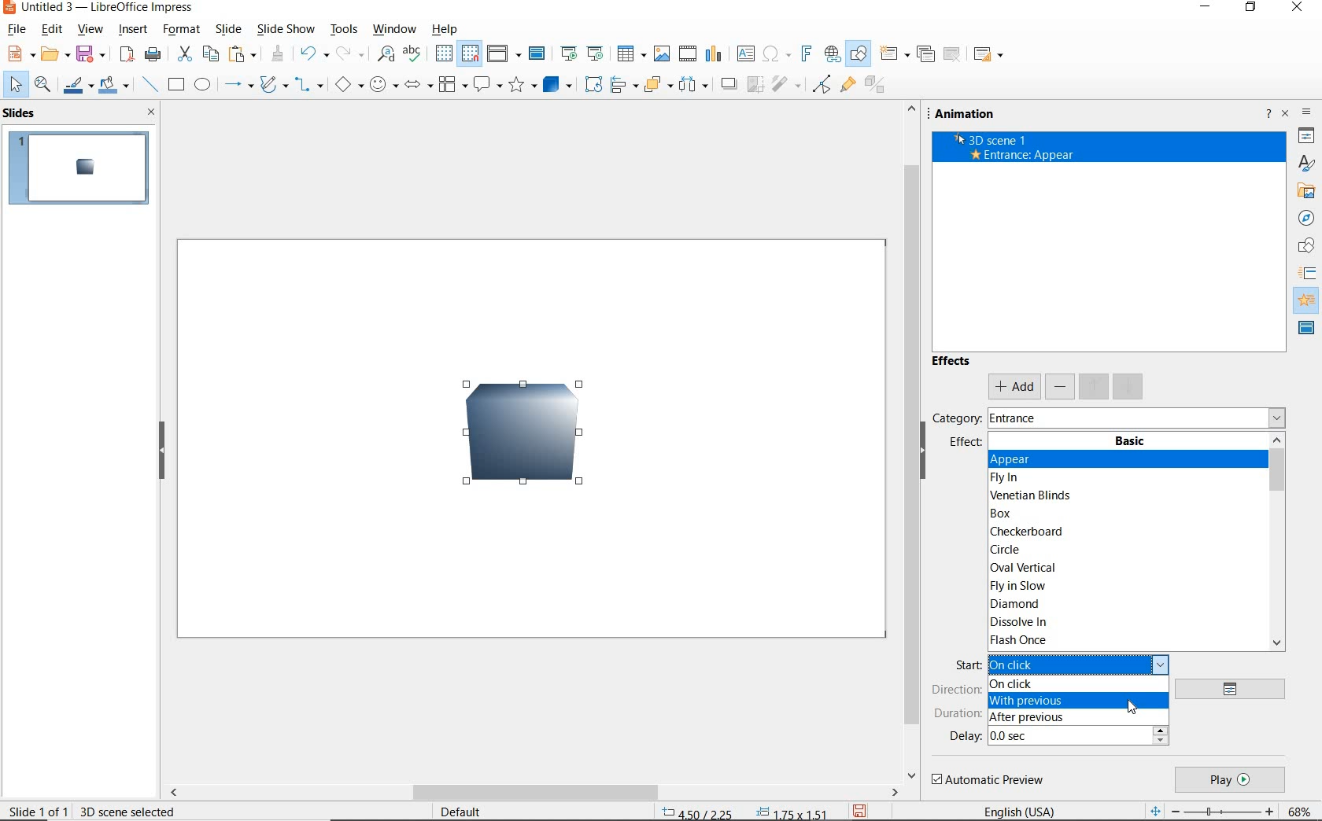 The width and height of the screenshot is (1322, 821). What do you see at coordinates (774, 54) in the screenshot?
I see `insert special characters` at bounding box center [774, 54].